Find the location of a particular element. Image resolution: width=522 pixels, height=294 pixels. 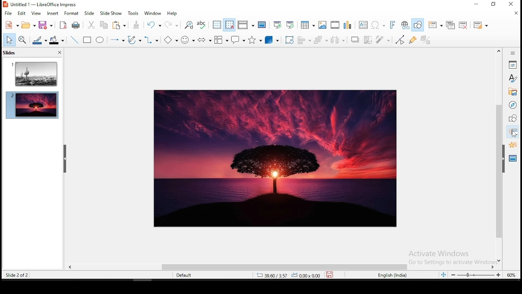

crop tool is located at coordinates (289, 40).